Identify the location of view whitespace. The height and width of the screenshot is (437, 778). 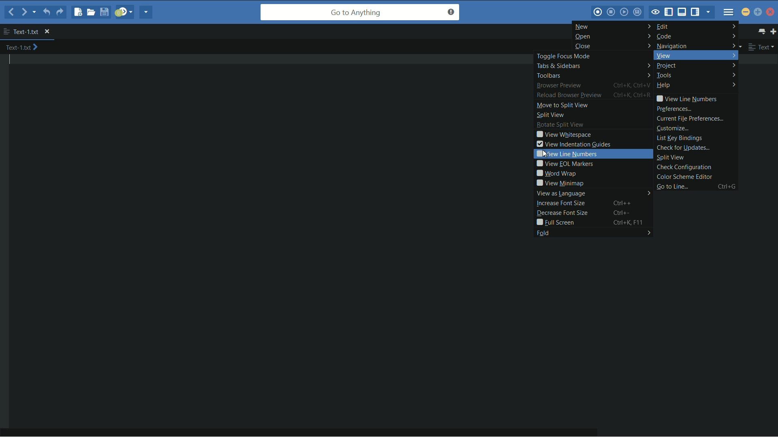
(564, 135).